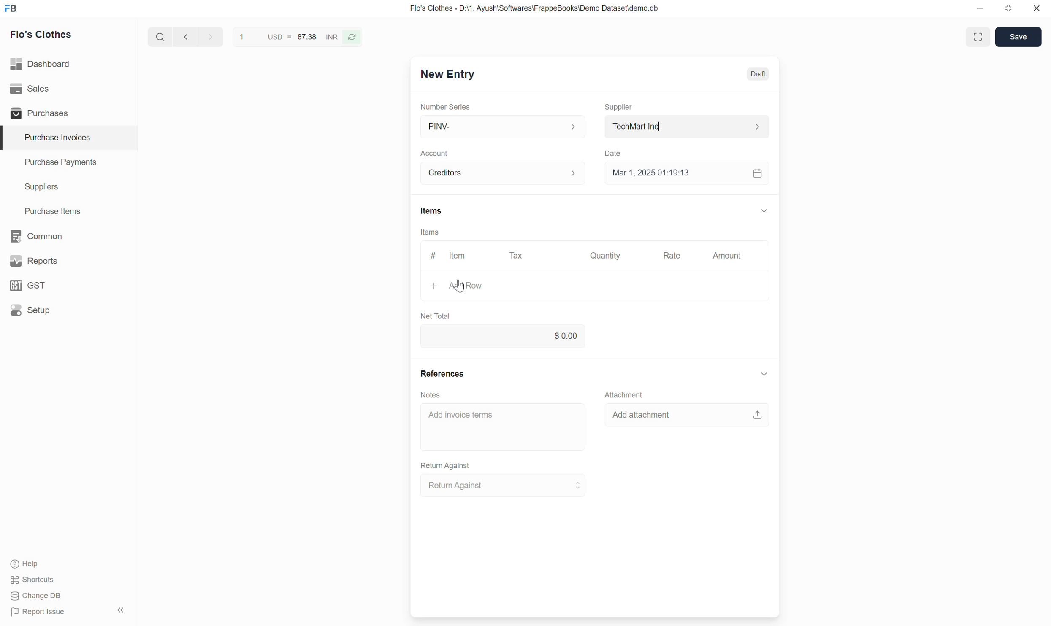  I want to click on Flo's Clothes, so click(43, 36).